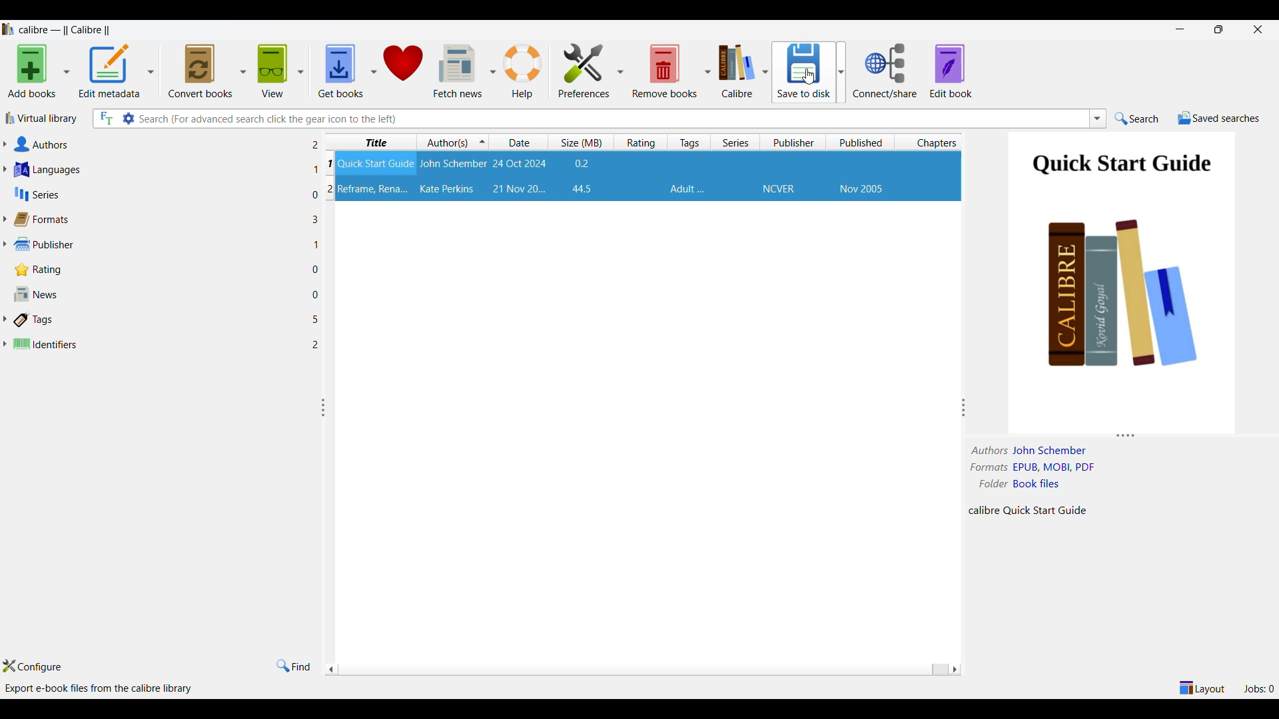 This screenshot has height=719, width=1279. What do you see at coordinates (149, 194) in the screenshot?
I see `Series` at bounding box center [149, 194].